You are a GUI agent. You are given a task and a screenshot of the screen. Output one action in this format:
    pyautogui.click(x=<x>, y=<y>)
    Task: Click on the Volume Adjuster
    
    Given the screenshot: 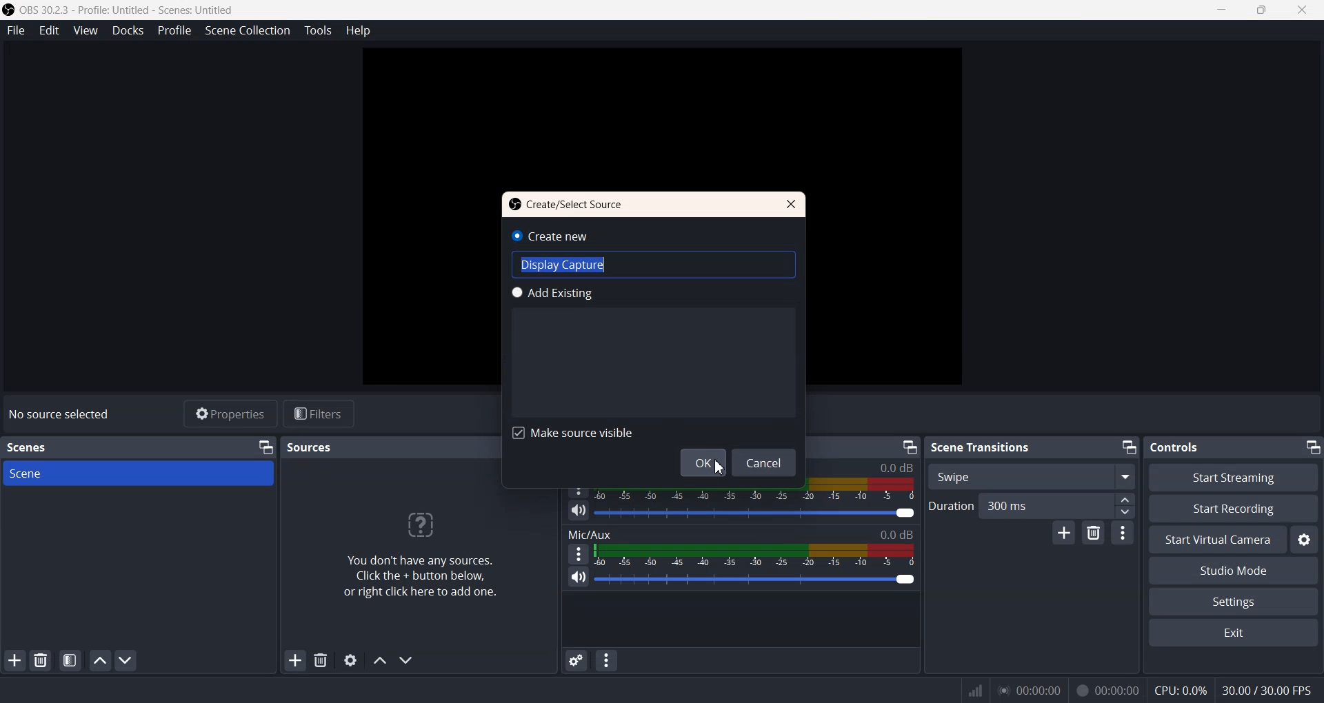 What is the action you would take?
    pyautogui.click(x=754, y=580)
    